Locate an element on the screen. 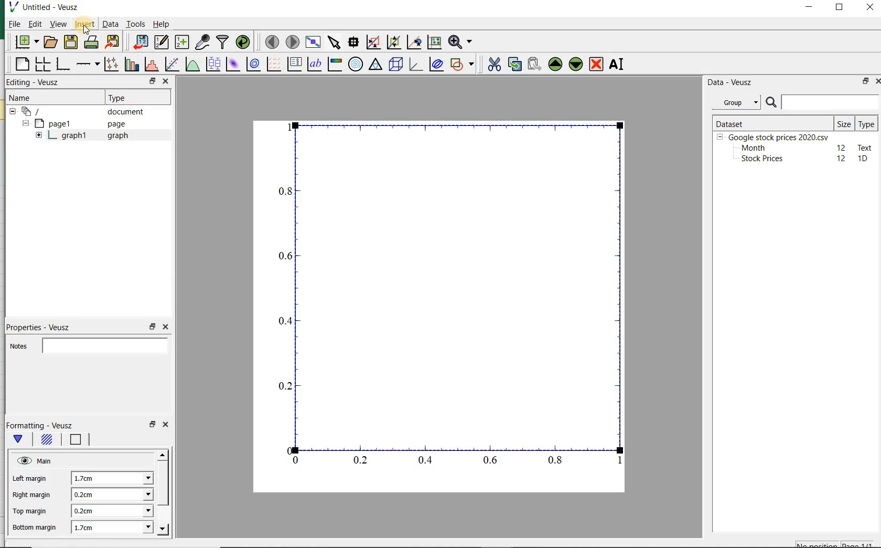  click to zoom out of graph axes is located at coordinates (393, 41).